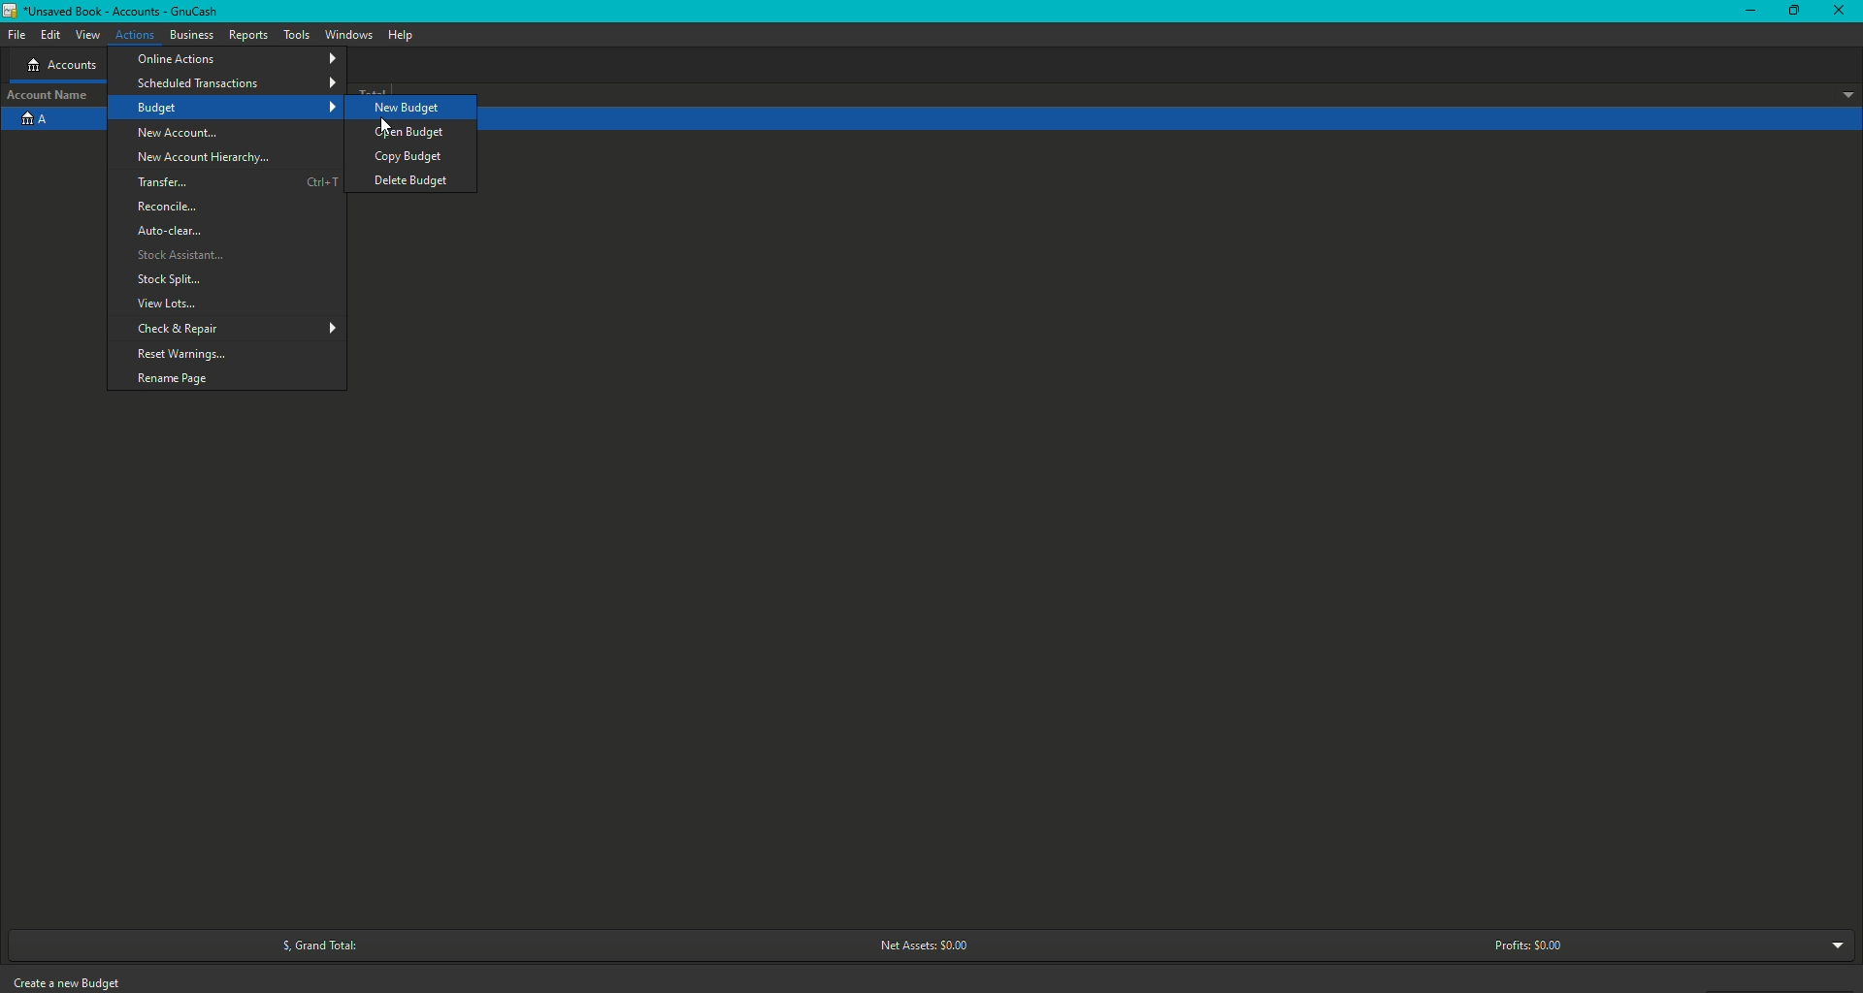  Describe the element at coordinates (398, 35) in the screenshot. I see `Help` at that location.